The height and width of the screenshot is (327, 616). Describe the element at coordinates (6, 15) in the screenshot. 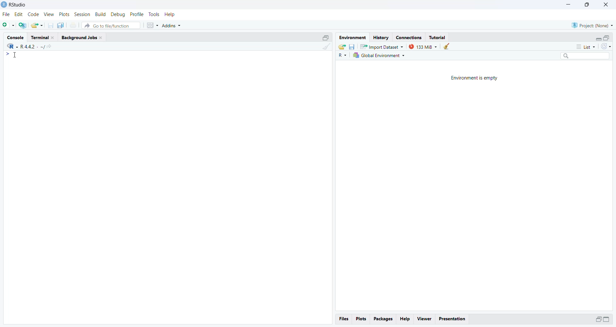

I see `File` at that location.